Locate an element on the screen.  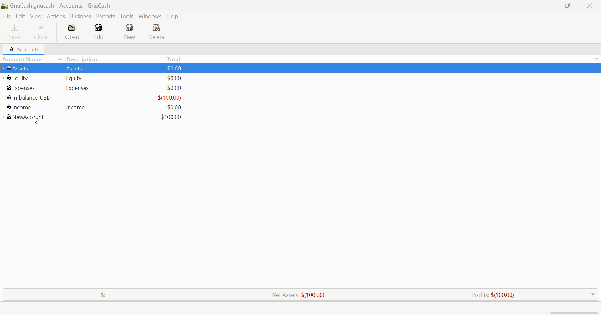
Windows is located at coordinates (149, 16).